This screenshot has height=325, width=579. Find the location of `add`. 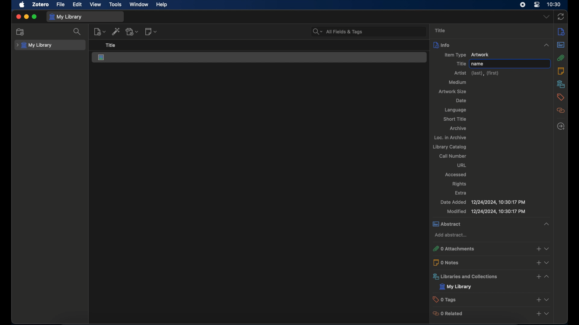

add is located at coordinates (538, 264).